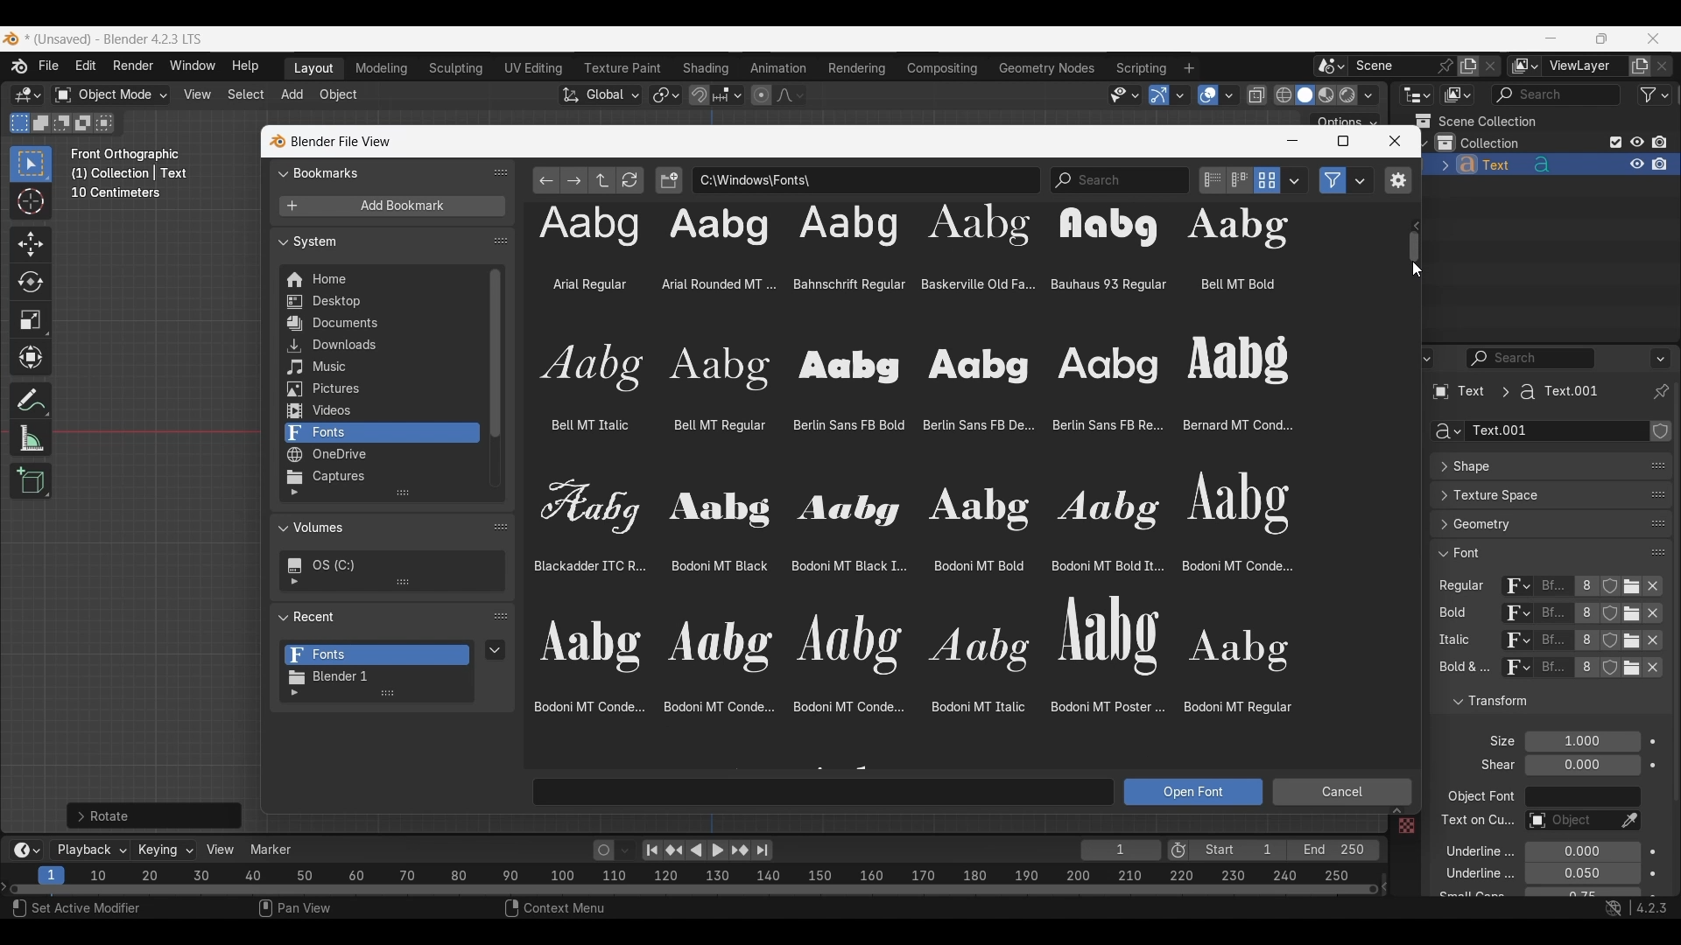  I want to click on text, so click(1469, 895).